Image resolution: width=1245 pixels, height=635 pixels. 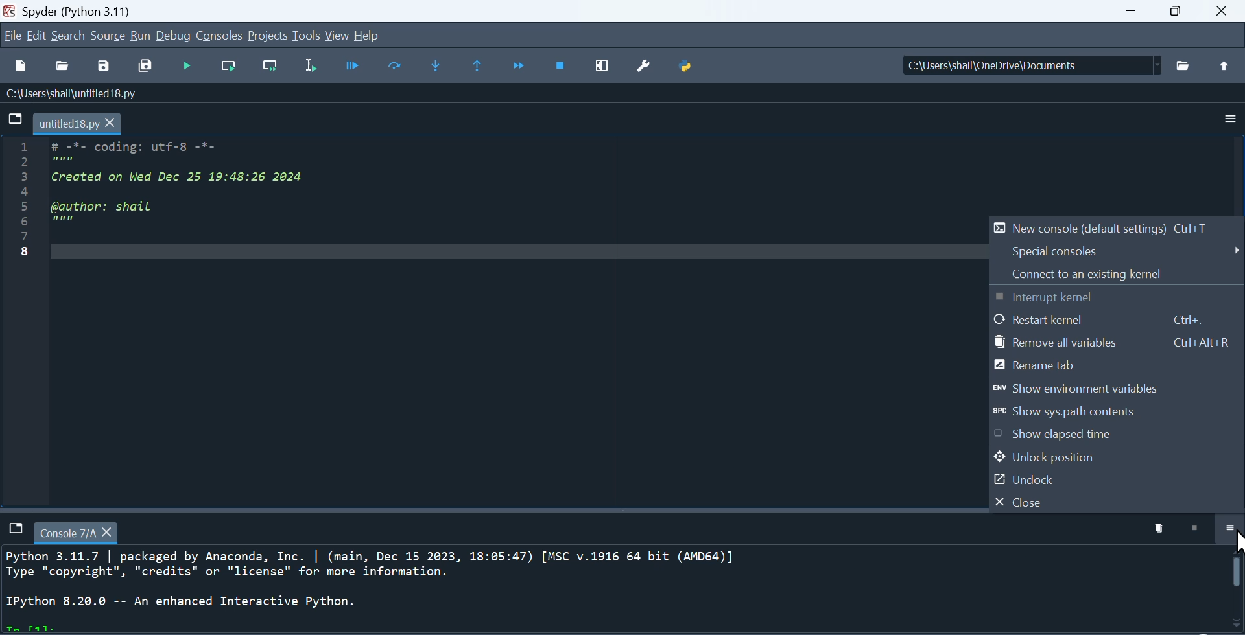 What do you see at coordinates (1186, 63) in the screenshot?
I see `open directory` at bounding box center [1186, 63].